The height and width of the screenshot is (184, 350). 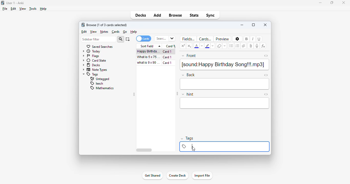 I want to click on cards, so click(x=116, y=32).